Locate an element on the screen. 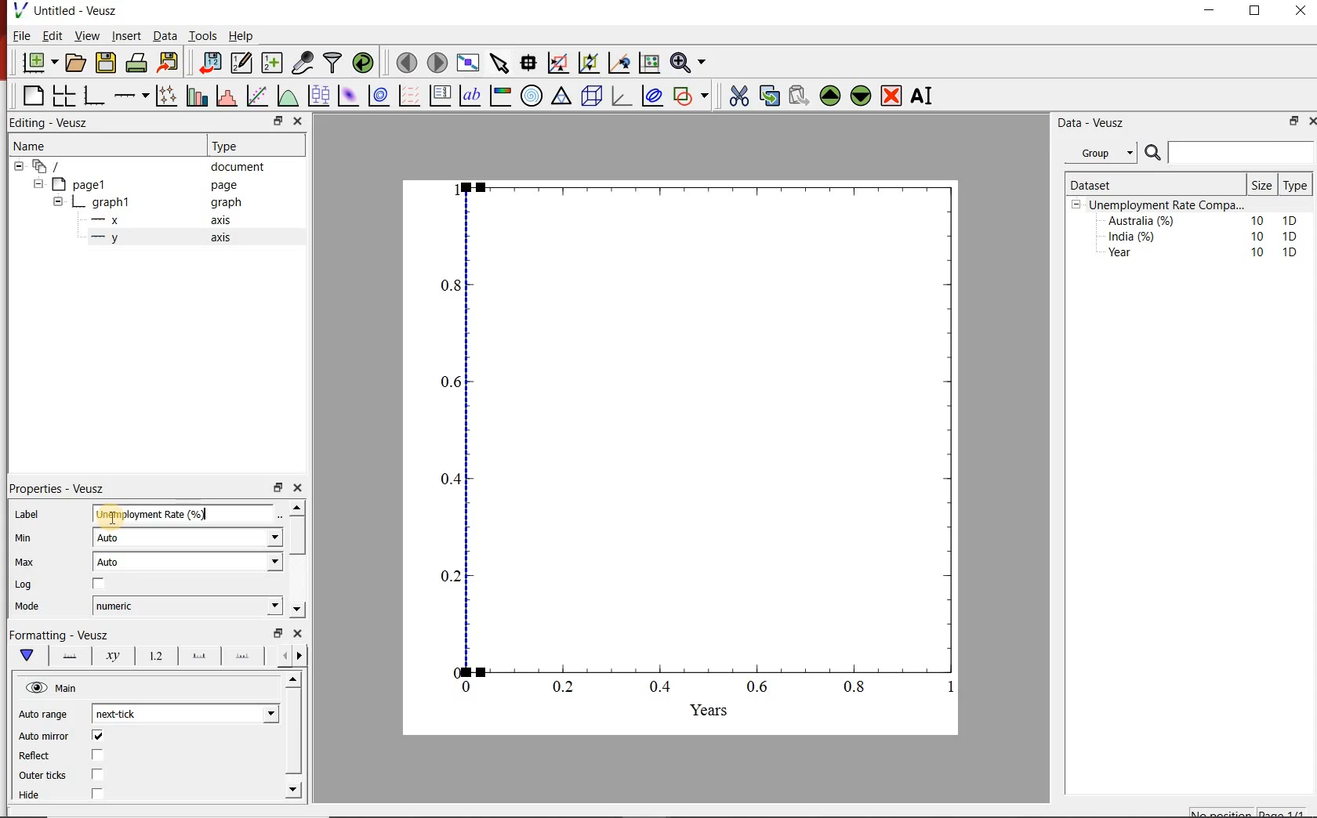 The height and width of the screenshot is (818, 1317). Min is located at coordinates (34, 539).